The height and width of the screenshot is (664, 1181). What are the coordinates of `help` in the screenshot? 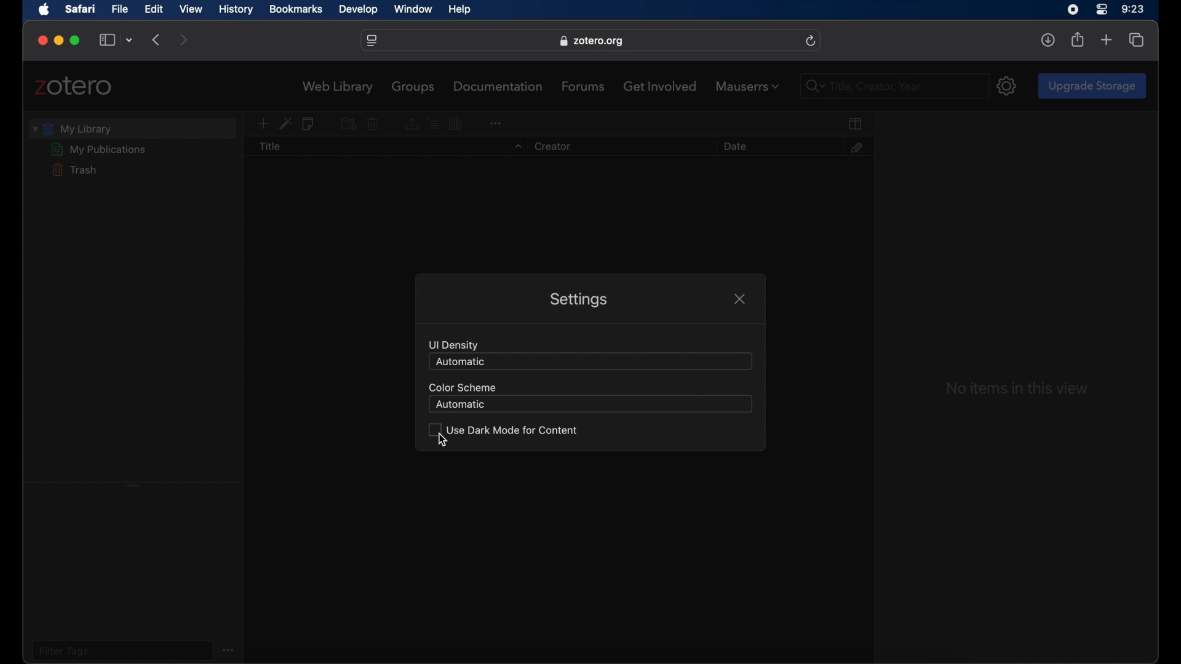 It's located at (459, 10).